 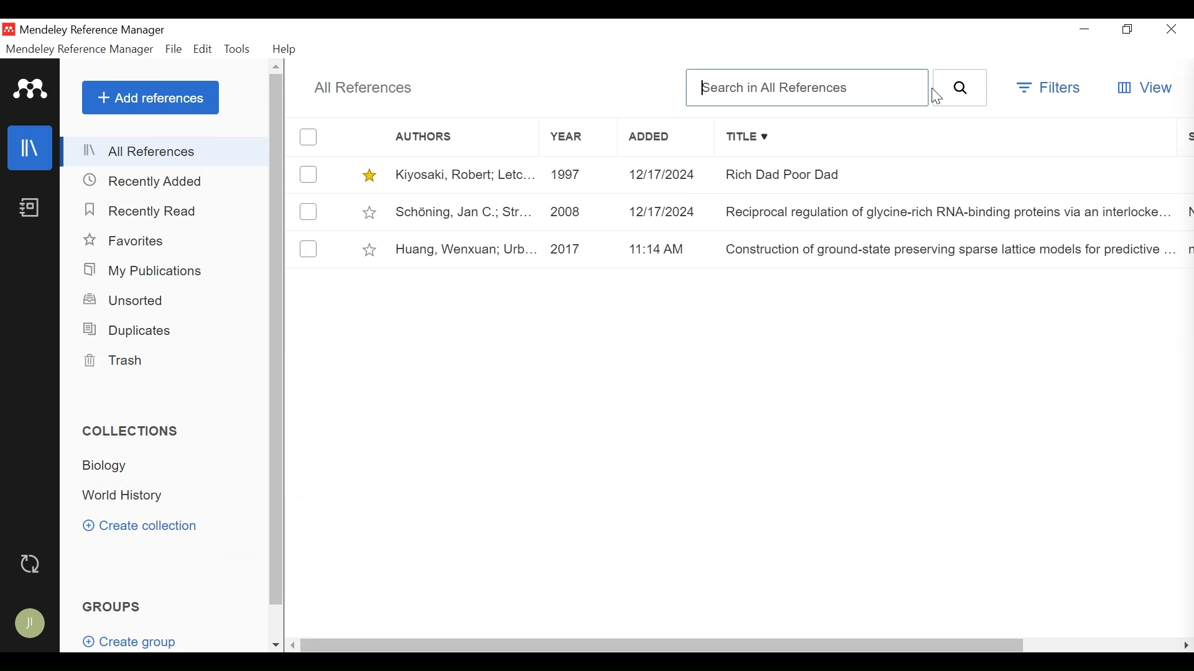 What do you see at coordinates (460, 211) in the screenshot?
I see `Jan C. Schöning` at bounding box center [460, 211].